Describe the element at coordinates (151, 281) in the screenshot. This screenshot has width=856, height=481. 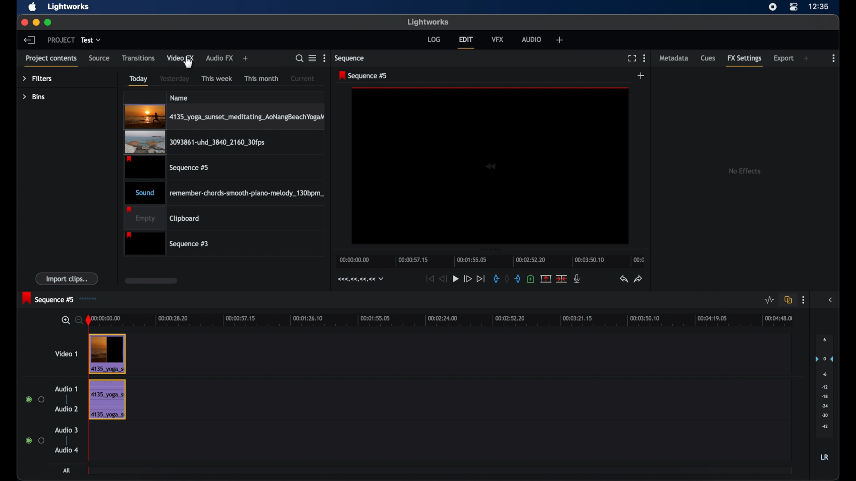
I see `scroll box` at that location.